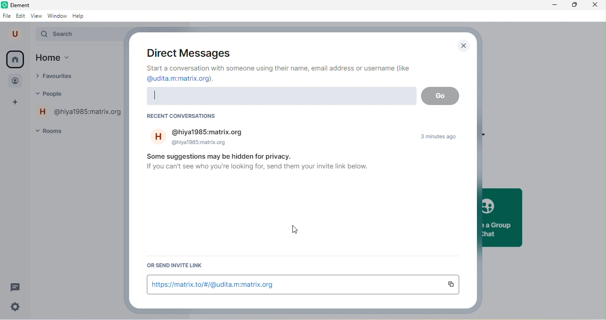 Image resolution: width=606 pixels, height=320 pixels. Describe the element at coordinates (281, 68) in the screenshot. I see `start a conversation with someone using their name, email address or username ` at that location.